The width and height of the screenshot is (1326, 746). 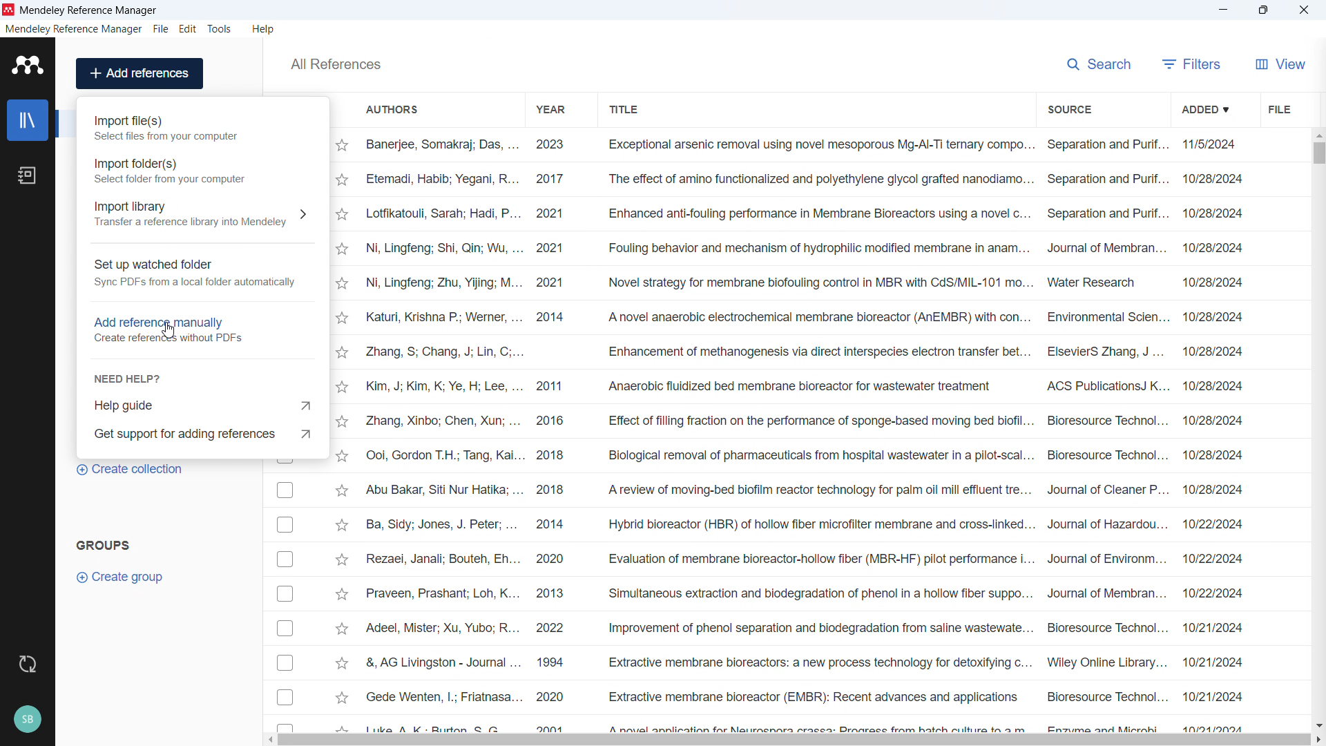 What do you see at coordinates (269, 740) in the screenshot?
I see `Scroll left ` at bounding box center [269, 740].